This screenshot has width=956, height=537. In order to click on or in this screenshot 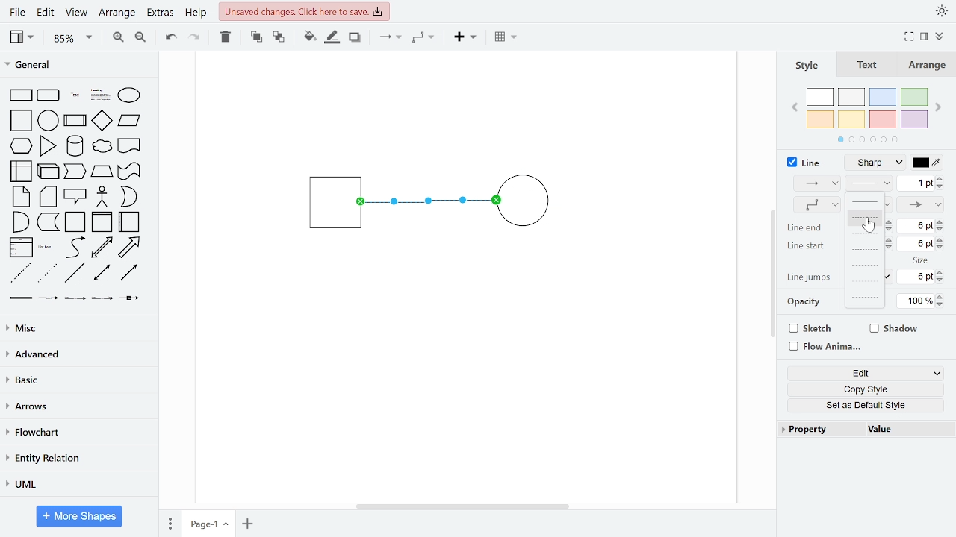, I will do `click(128, 197)`.